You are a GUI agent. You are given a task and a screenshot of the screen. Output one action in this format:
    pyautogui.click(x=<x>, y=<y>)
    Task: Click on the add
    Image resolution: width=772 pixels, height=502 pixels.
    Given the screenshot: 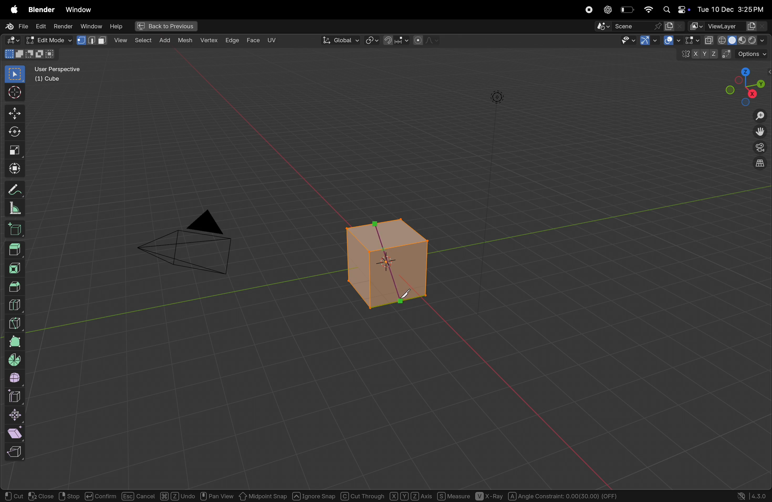 What is the action you would take?
    pyautogui.click(x=142, y=41)
    